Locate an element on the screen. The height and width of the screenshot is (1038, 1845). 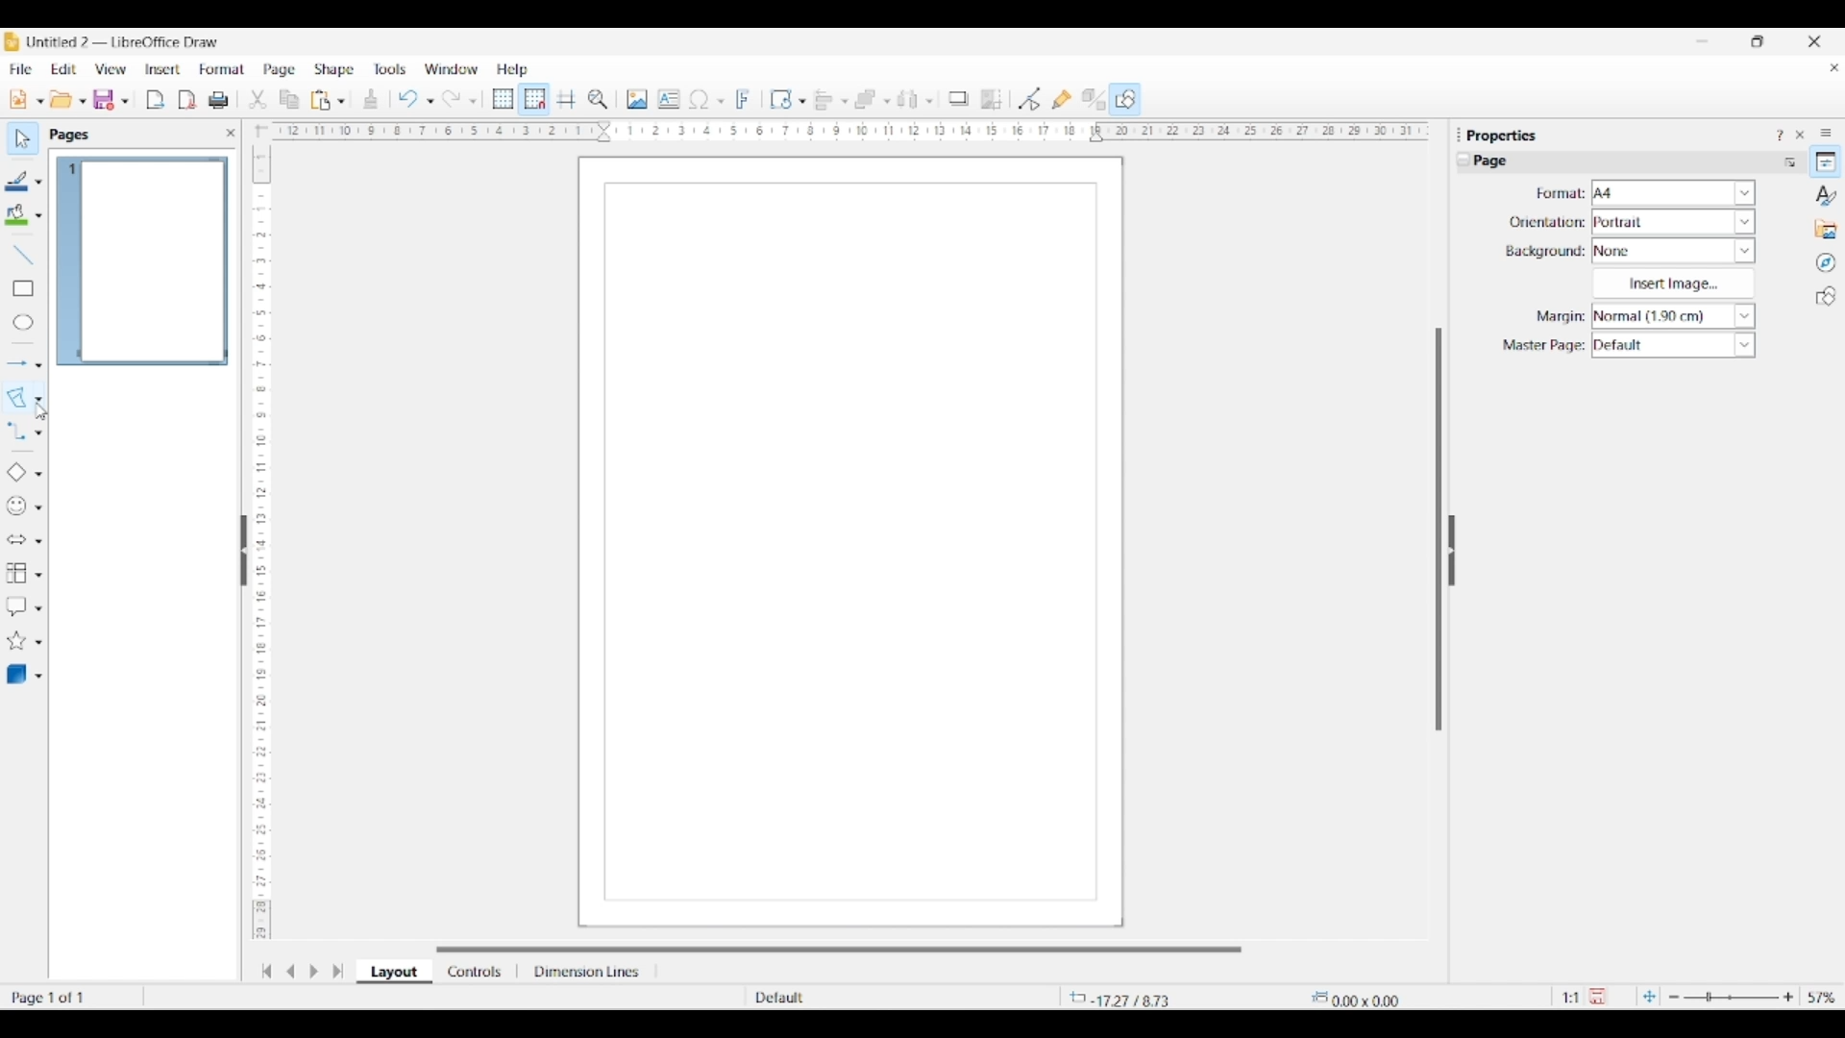
Window is located at coordinates (452, 69).